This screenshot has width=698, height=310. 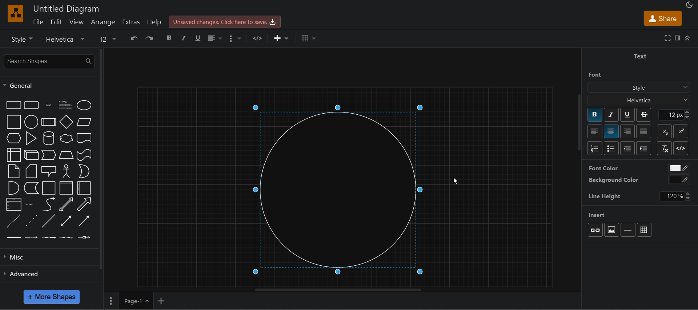 What do you see at coordinates (13, 122) in the screenshot?
I see `square` at bounding box center [13, 122].